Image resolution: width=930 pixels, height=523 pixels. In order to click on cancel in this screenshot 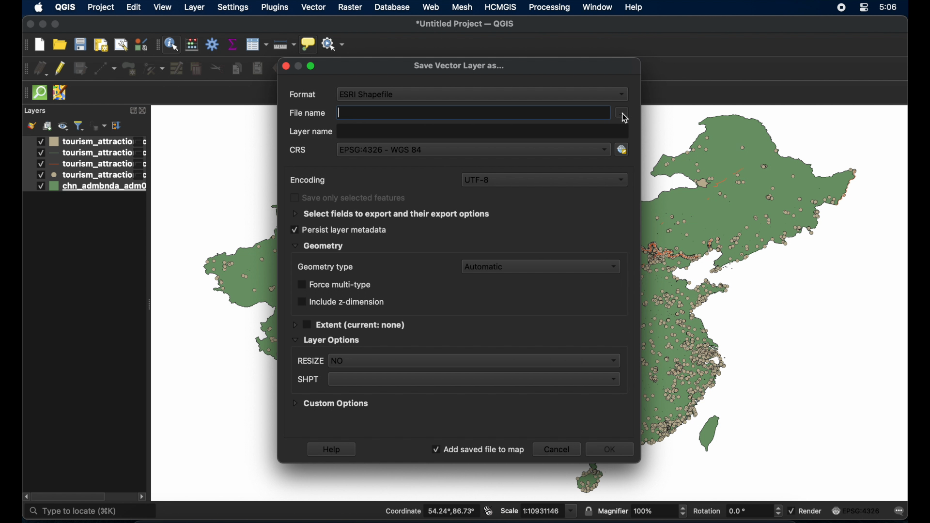, I will do `click(556, 449)`.